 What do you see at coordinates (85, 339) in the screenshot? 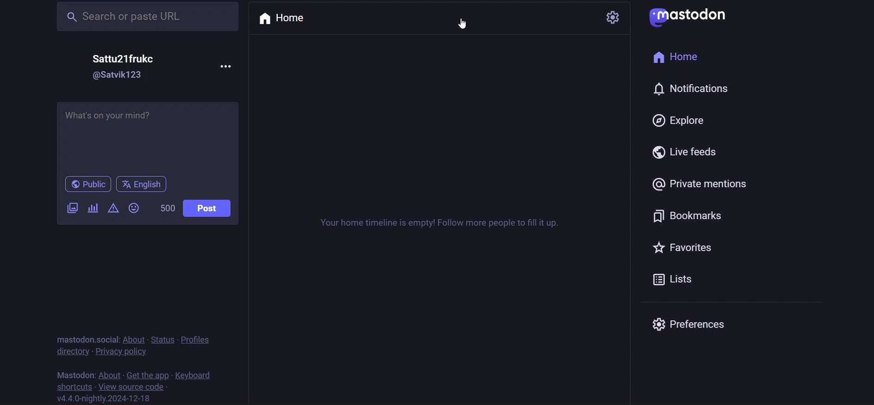
I see `mastodon social` at bounding box center [85, 339].